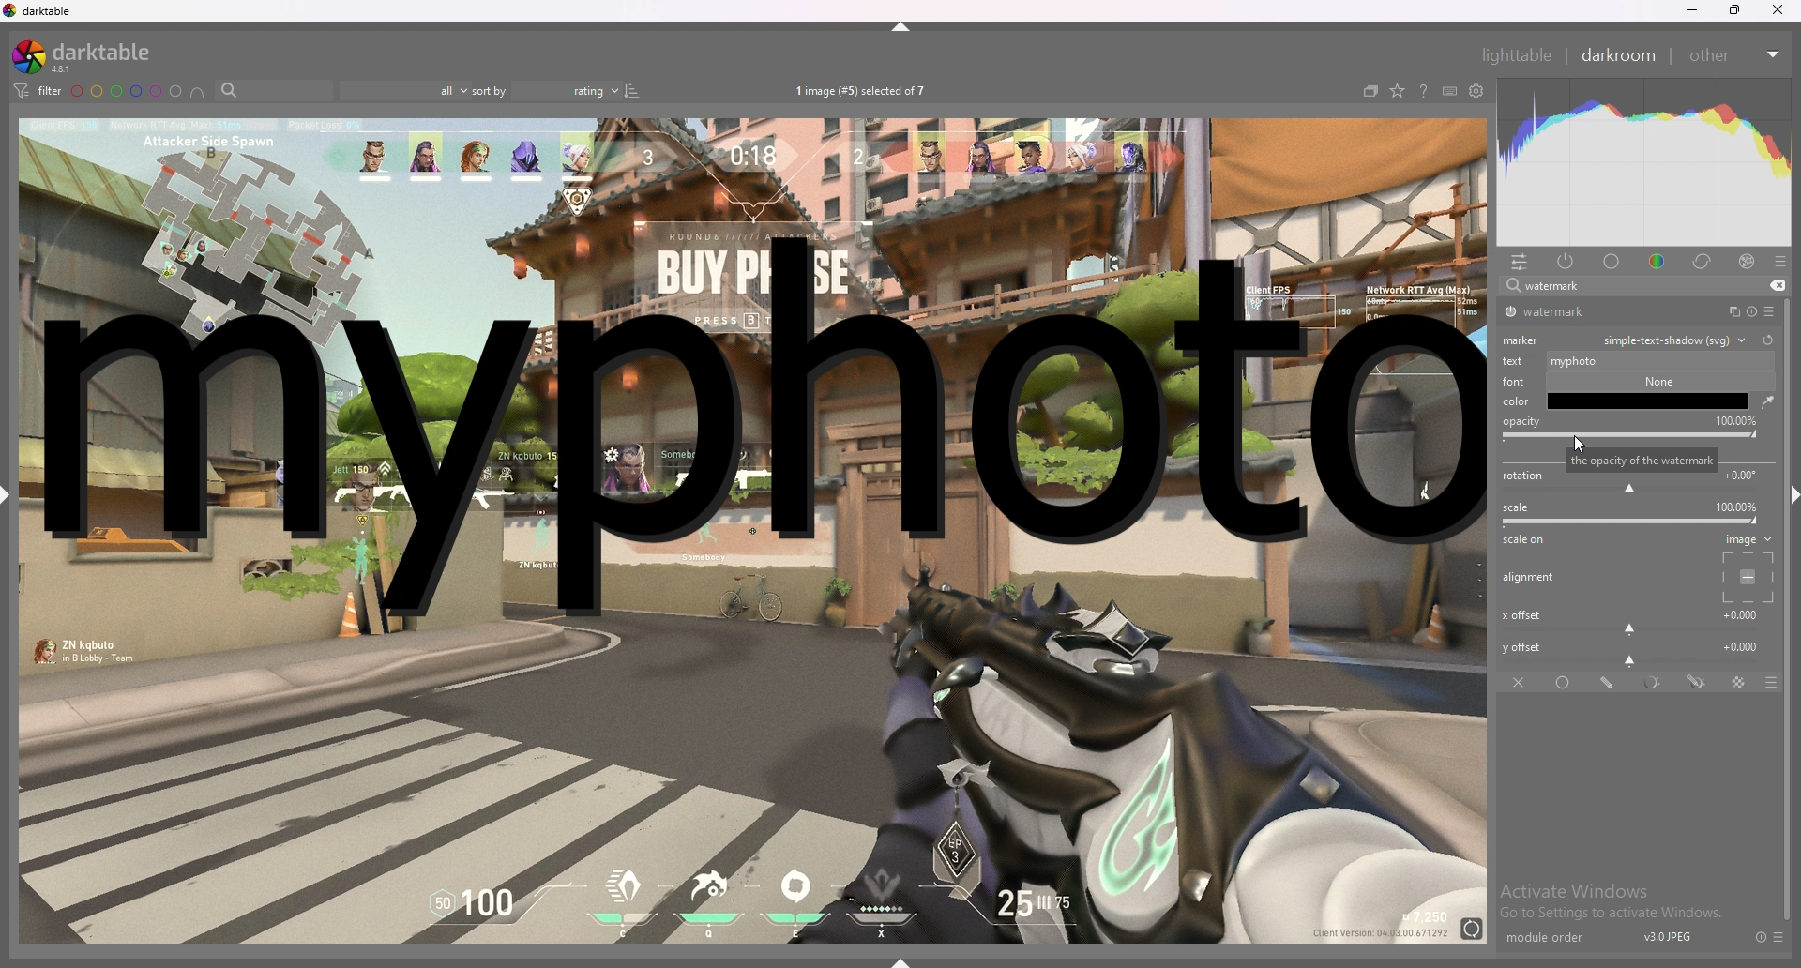  I want to click on correct, so click(1703, 261).